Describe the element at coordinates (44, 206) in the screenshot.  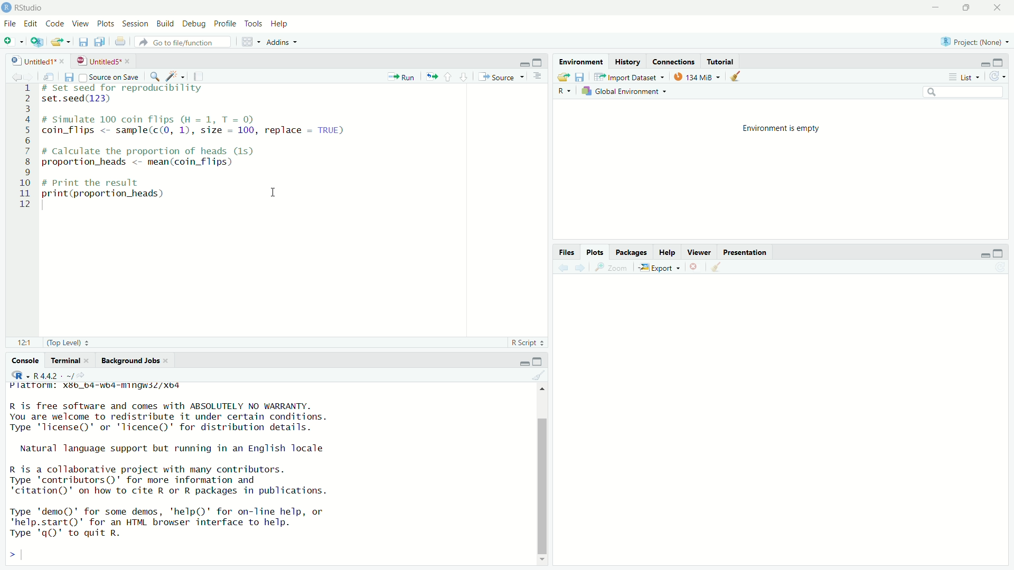
I see `typing cursor` at that location.